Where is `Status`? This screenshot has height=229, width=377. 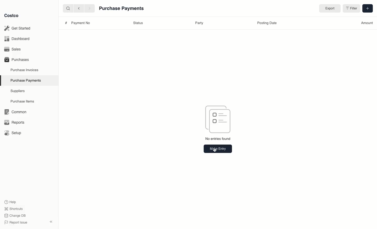 Status is located at coordinates (138, 23).